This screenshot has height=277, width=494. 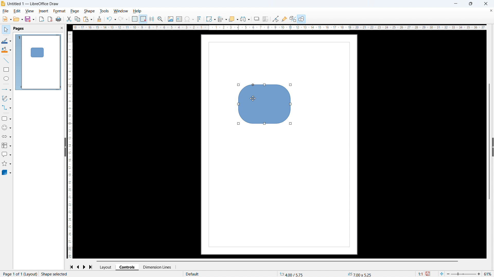 I want to click on save , so click(x=428, y=274).